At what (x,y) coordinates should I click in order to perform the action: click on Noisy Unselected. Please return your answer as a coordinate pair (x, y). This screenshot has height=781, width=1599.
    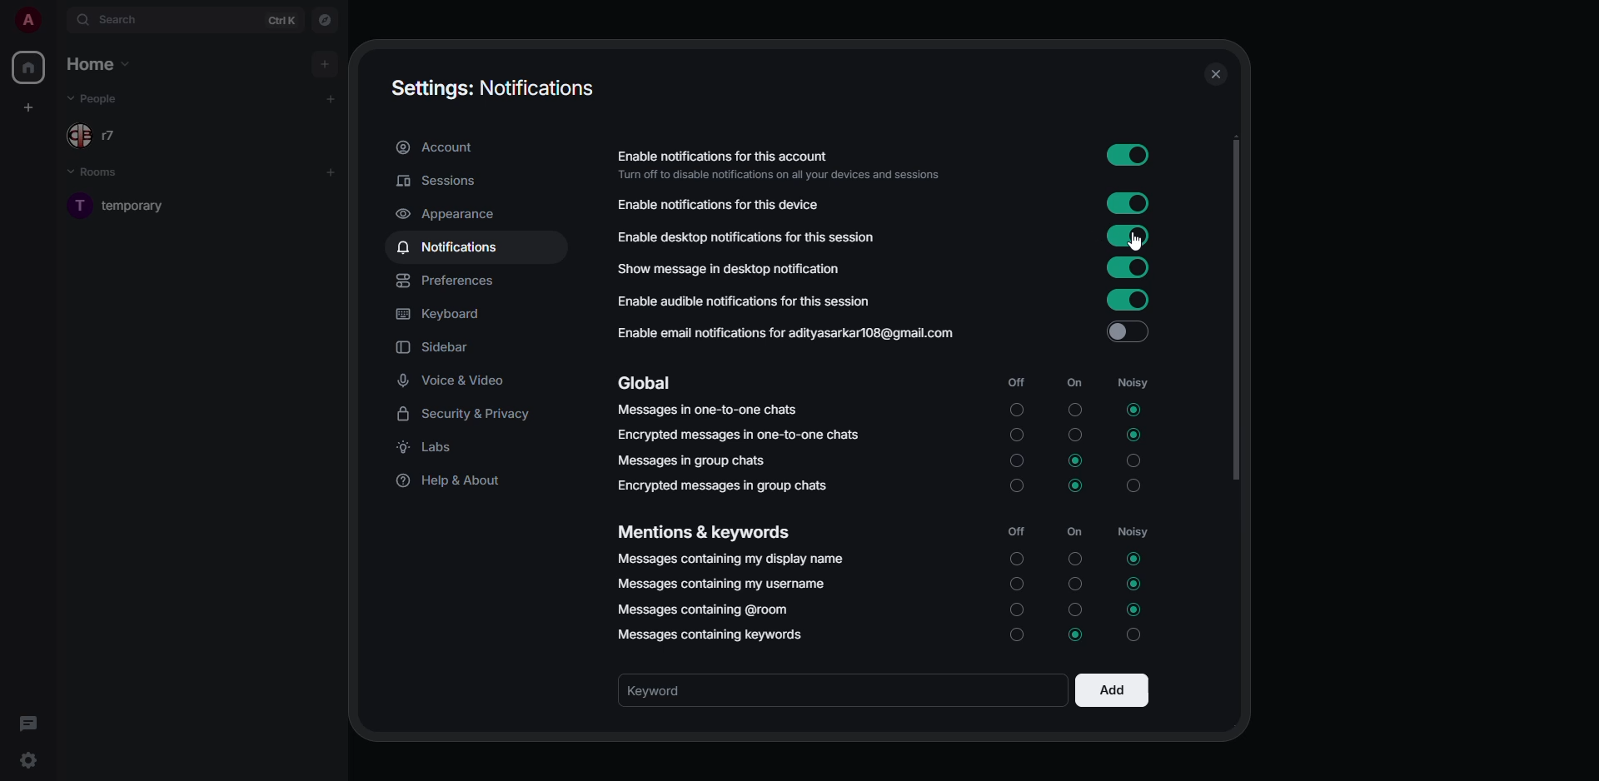
    Looking at the image, I should click on (1135, 485).